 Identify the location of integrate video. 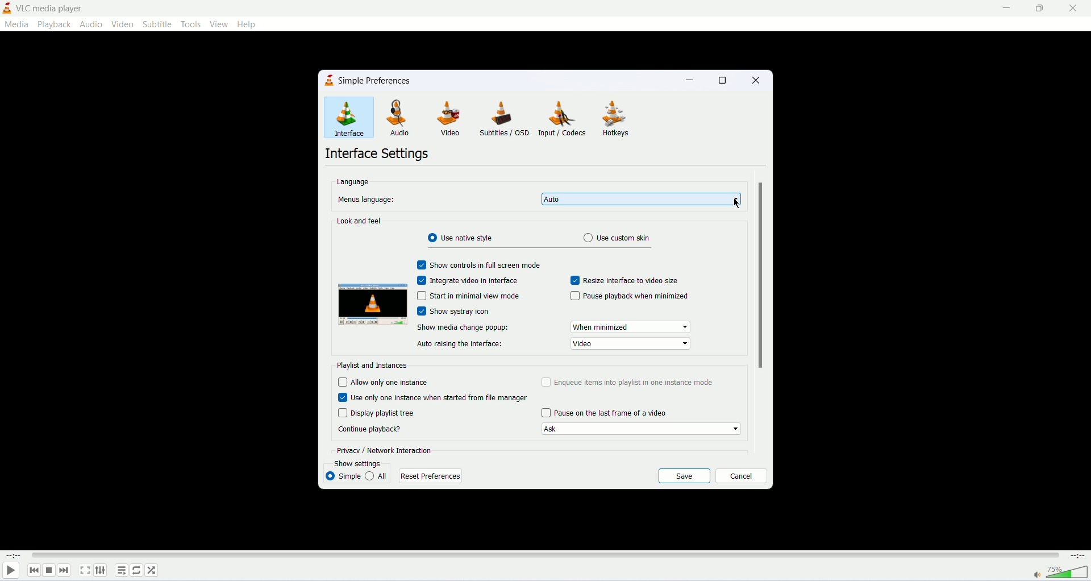
(470, 280).